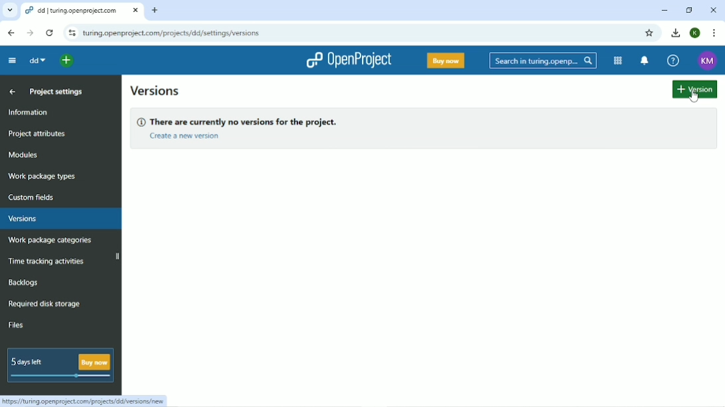 This screenshot has width=725, height=407. What do you see at coordinates (159, 90) in the screenshot?
I see `Versions` at bounding box center [159, 90].